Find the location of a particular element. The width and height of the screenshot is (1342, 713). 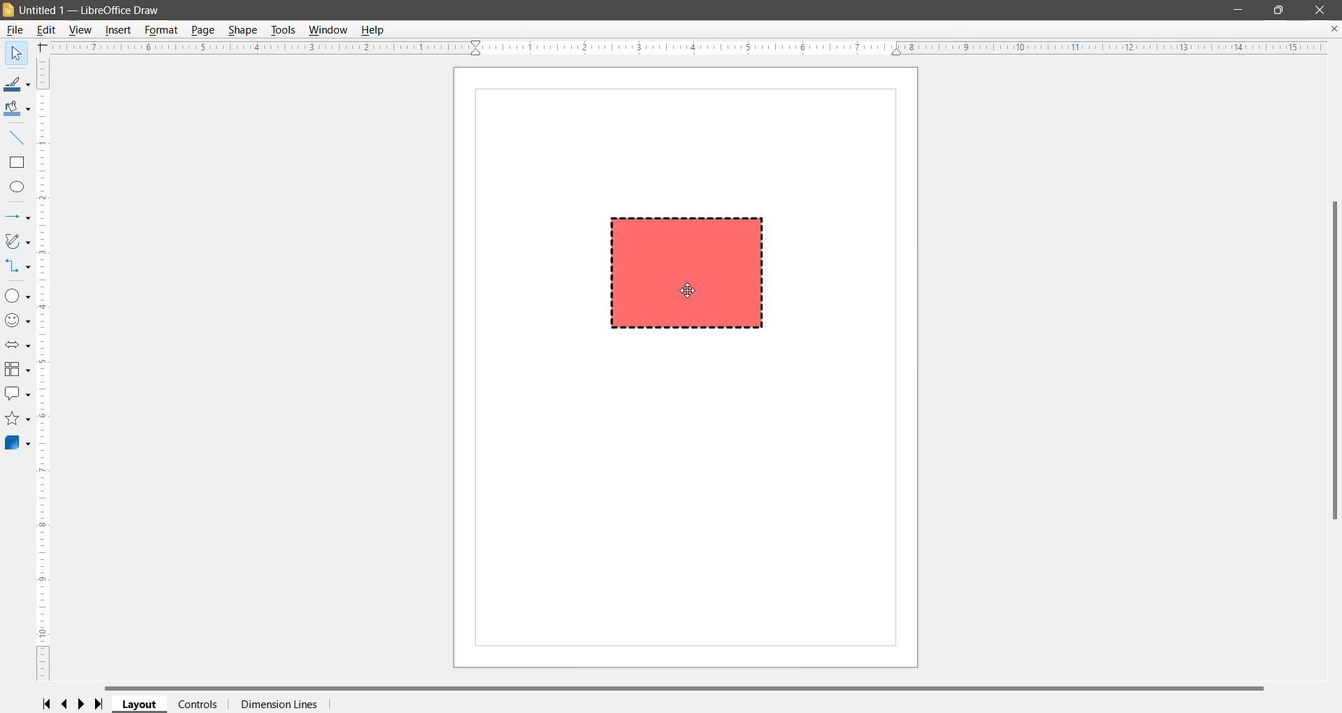

Scroll to first page is located at coordinates (48, 704).